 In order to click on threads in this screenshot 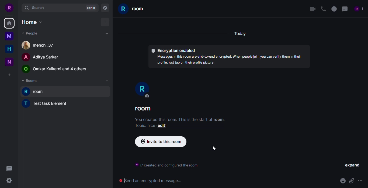, I will do `click(344, 9)`.